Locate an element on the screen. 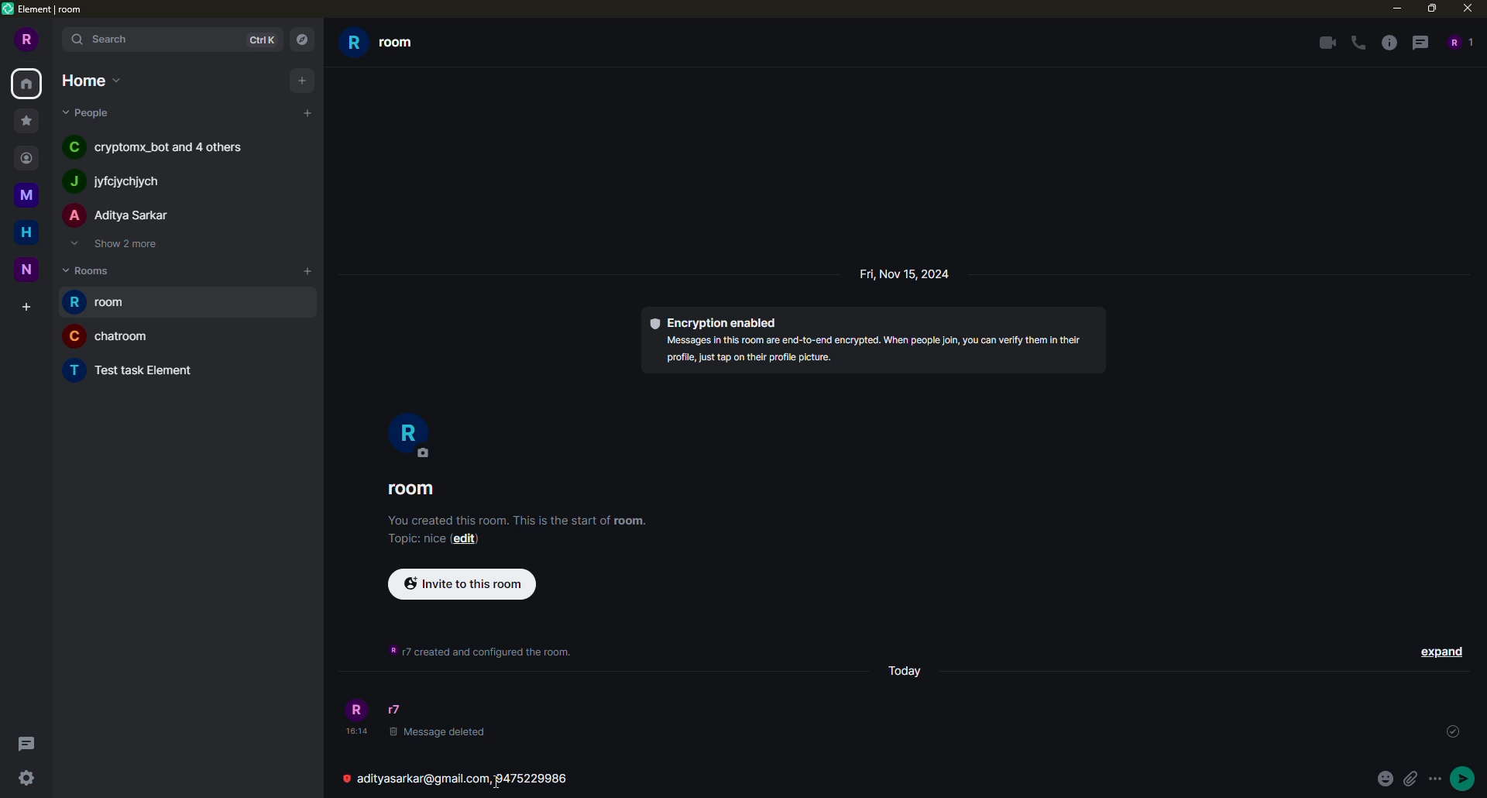 The height and width of the screenshot is (798, 1487). add is located at coordinates (300, 78).